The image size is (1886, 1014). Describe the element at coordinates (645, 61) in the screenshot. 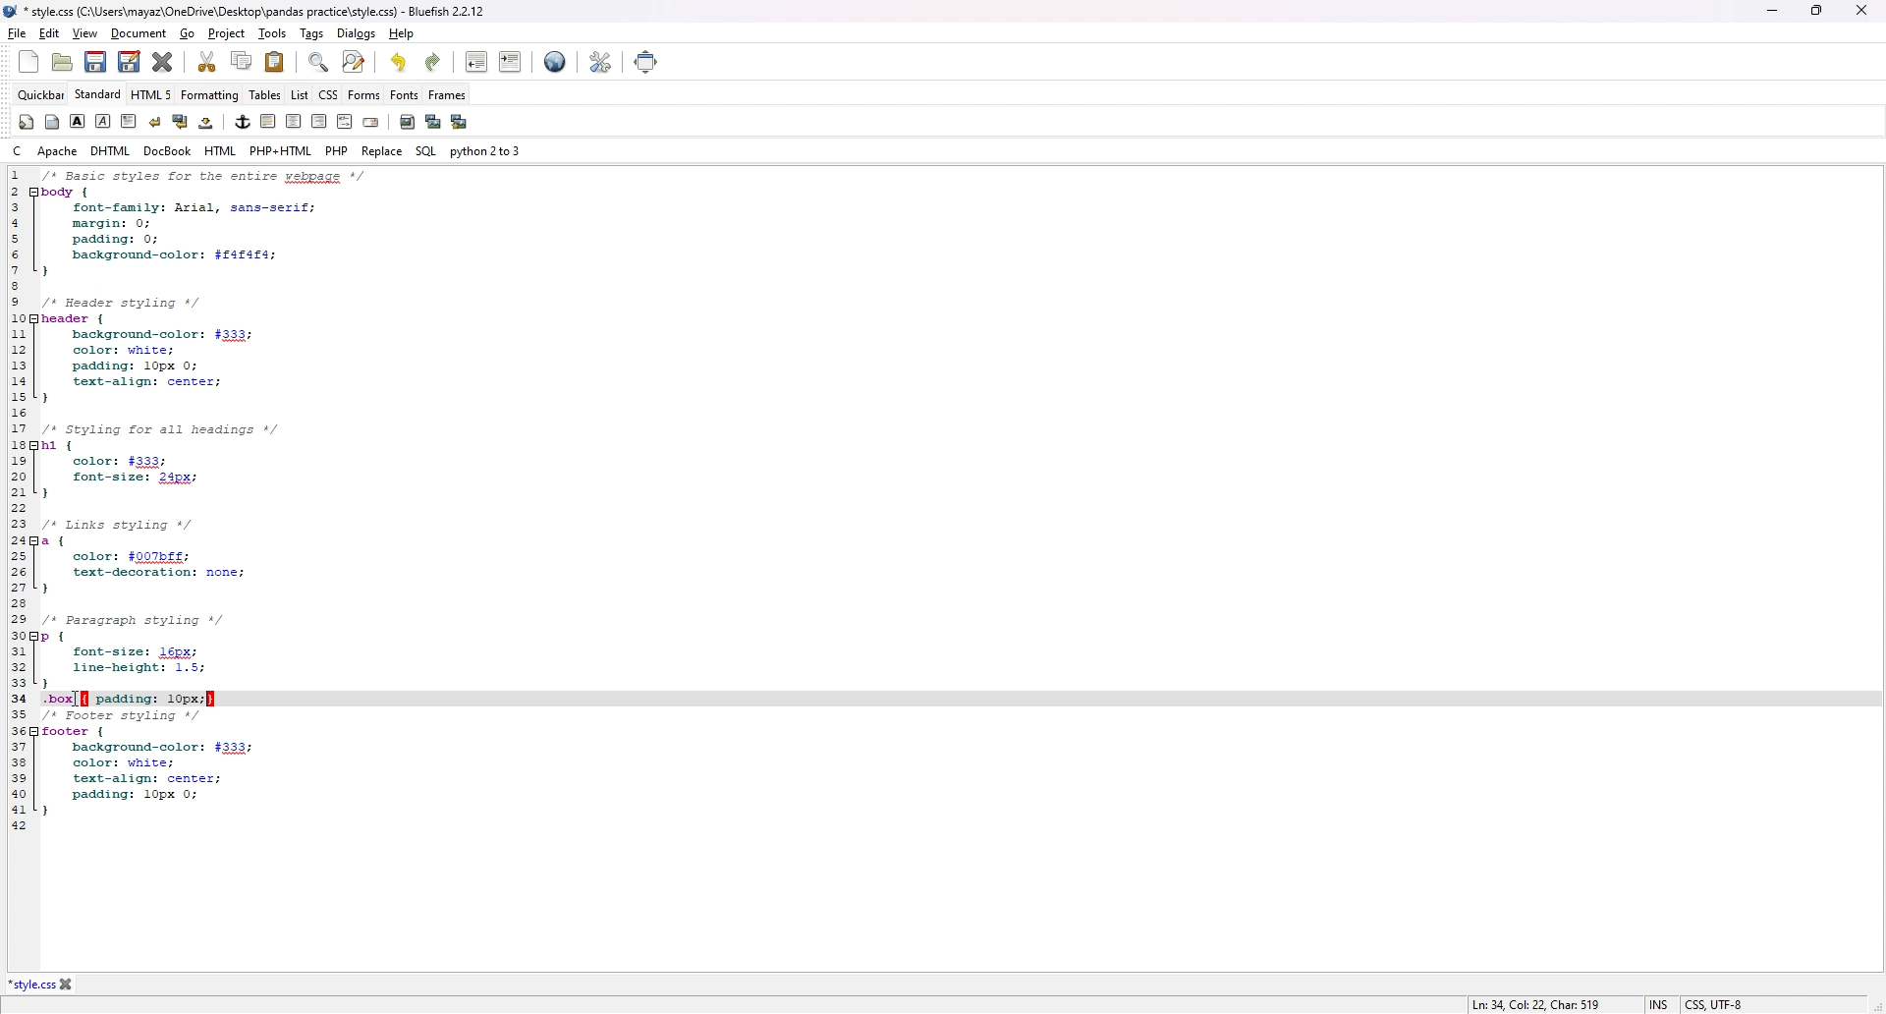

I see `full screen` at that location.